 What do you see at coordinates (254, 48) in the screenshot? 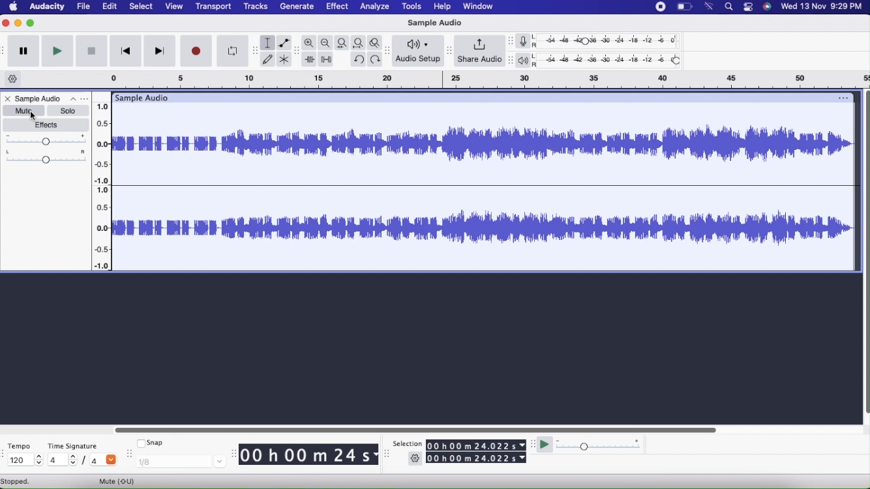
I see `Adjust` at bounding box center [254, 48].